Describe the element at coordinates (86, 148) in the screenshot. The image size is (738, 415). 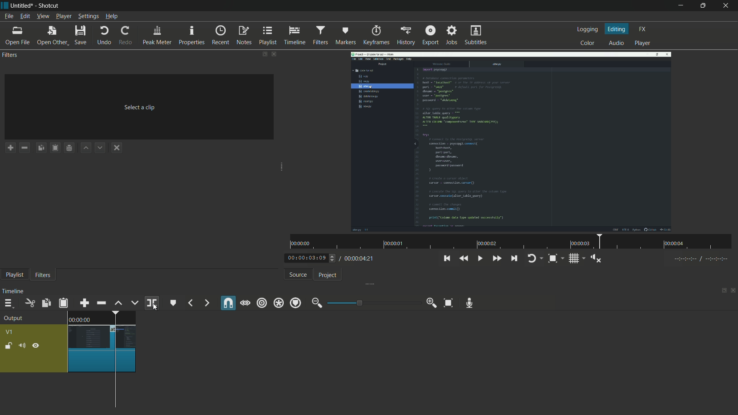
I see `move filter up` at that location.